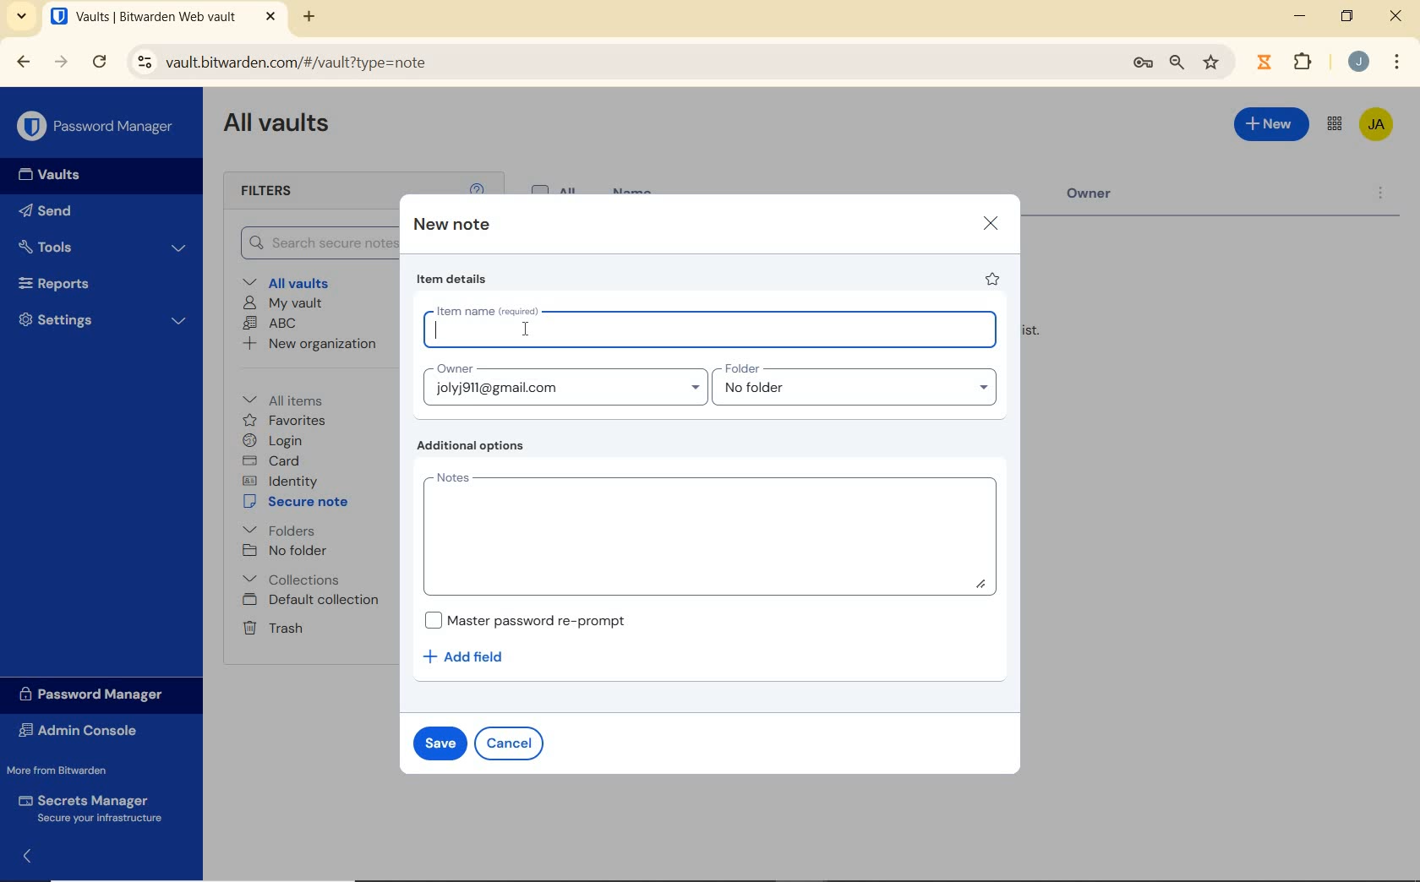 Image resolution: width=1420 pixels, height=882 pixels. Describe the element at coordinates (95, 808) in the screenshot. I see `Secrets Manager` at that location.